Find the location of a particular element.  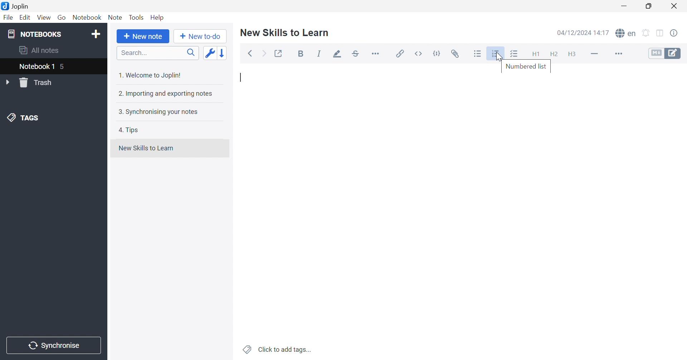

Bullet list is located at coordinates (478, 54).